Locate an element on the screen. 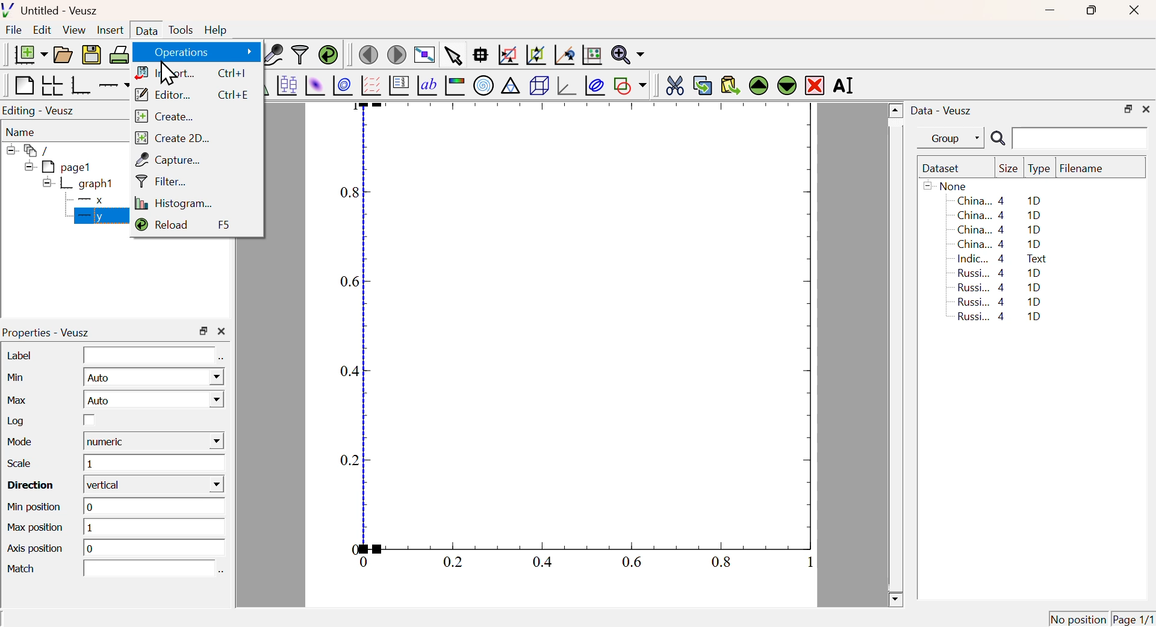 This screenshot has height=627, width=1156. Page 1/1 is located at coordinates (1132, 619).